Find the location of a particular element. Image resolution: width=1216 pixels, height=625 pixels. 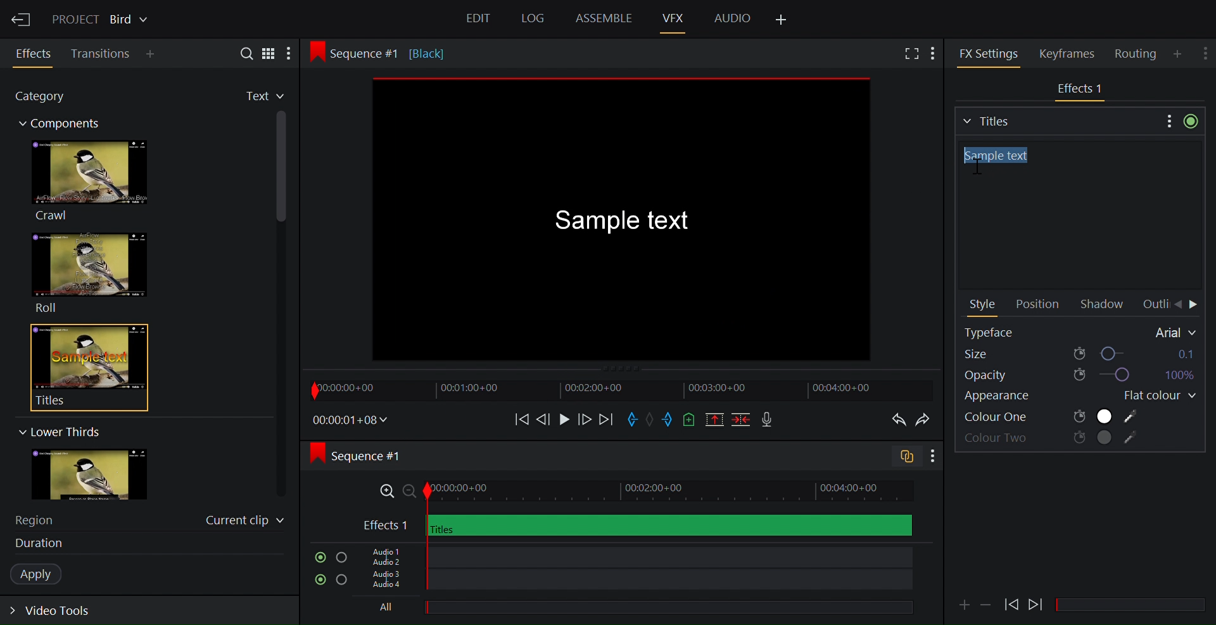

Nudge one frame forward is located at coordinates (583, 419).